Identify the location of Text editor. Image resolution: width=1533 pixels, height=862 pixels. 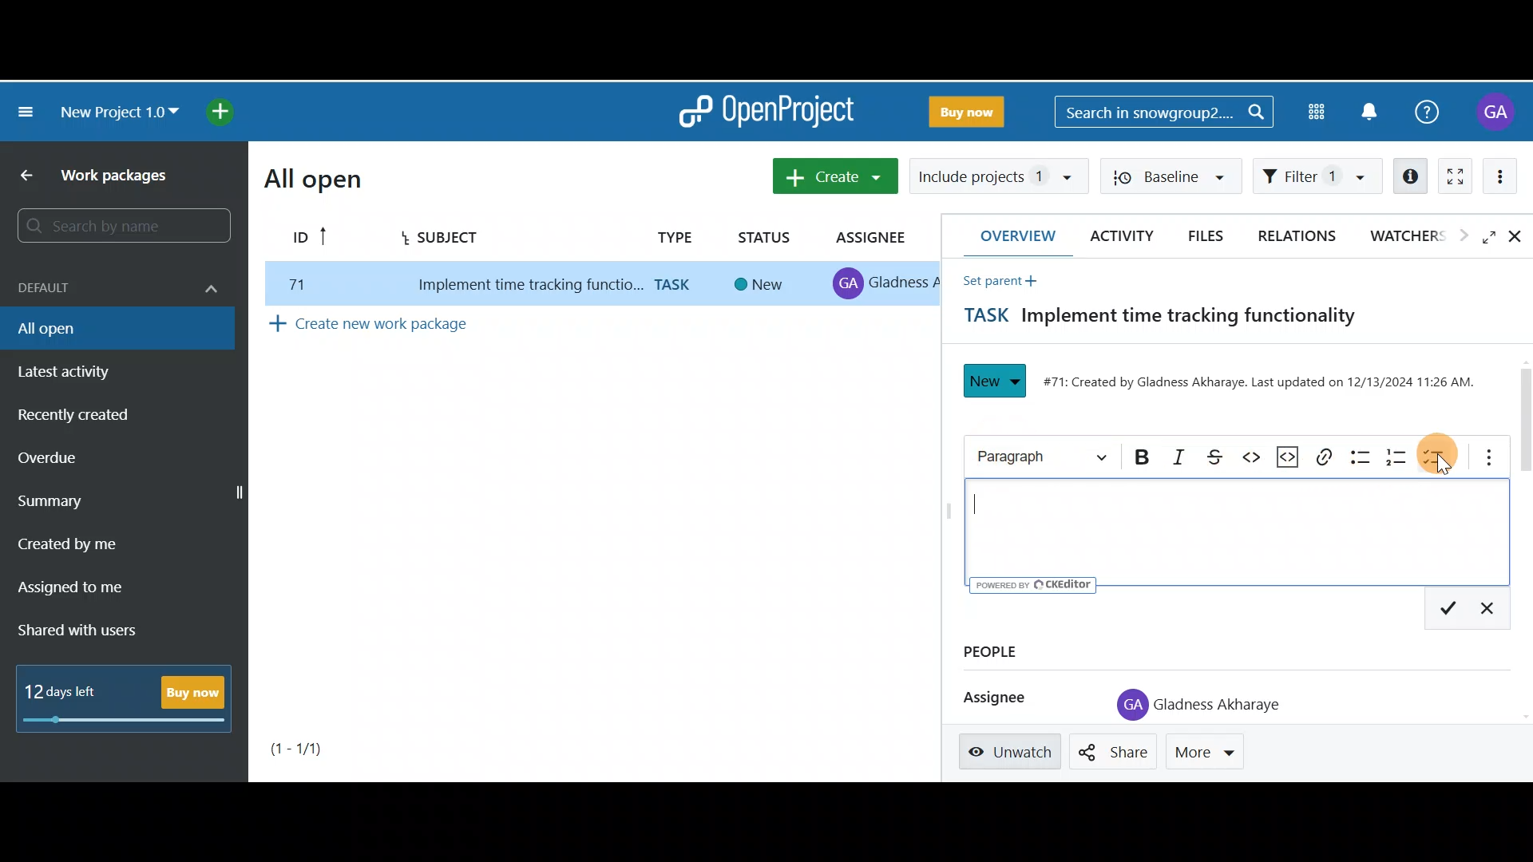
(1241, 524).